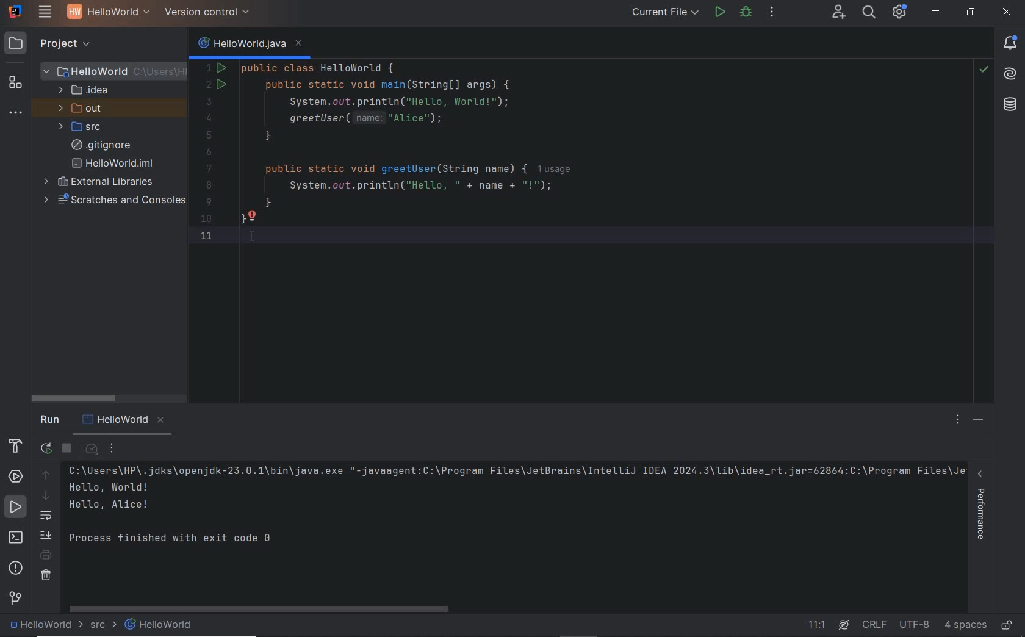  What do you see at coordinates (1009, 12) in the screenshot?
I see `close` at bounding box center [1009, 12].